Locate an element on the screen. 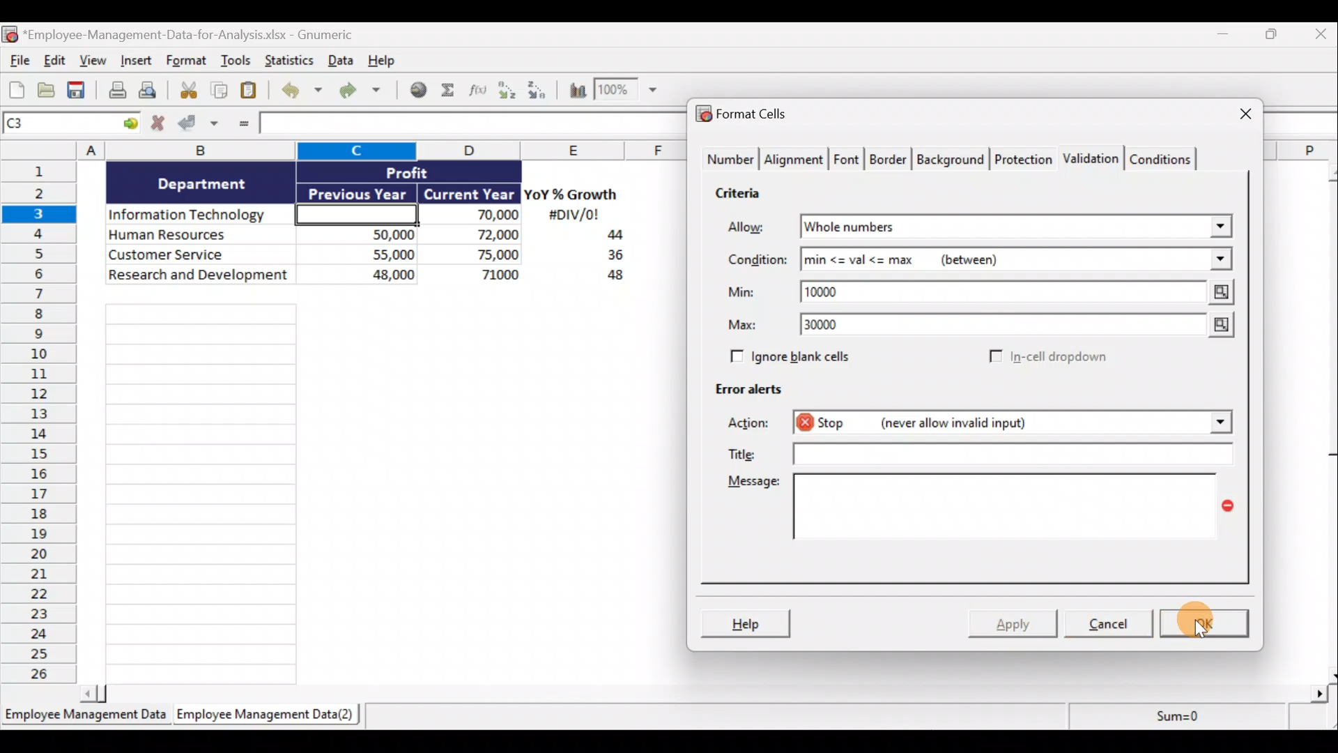 The image size is (1338, 753). 48,000 is located at coordinates (364, 277).